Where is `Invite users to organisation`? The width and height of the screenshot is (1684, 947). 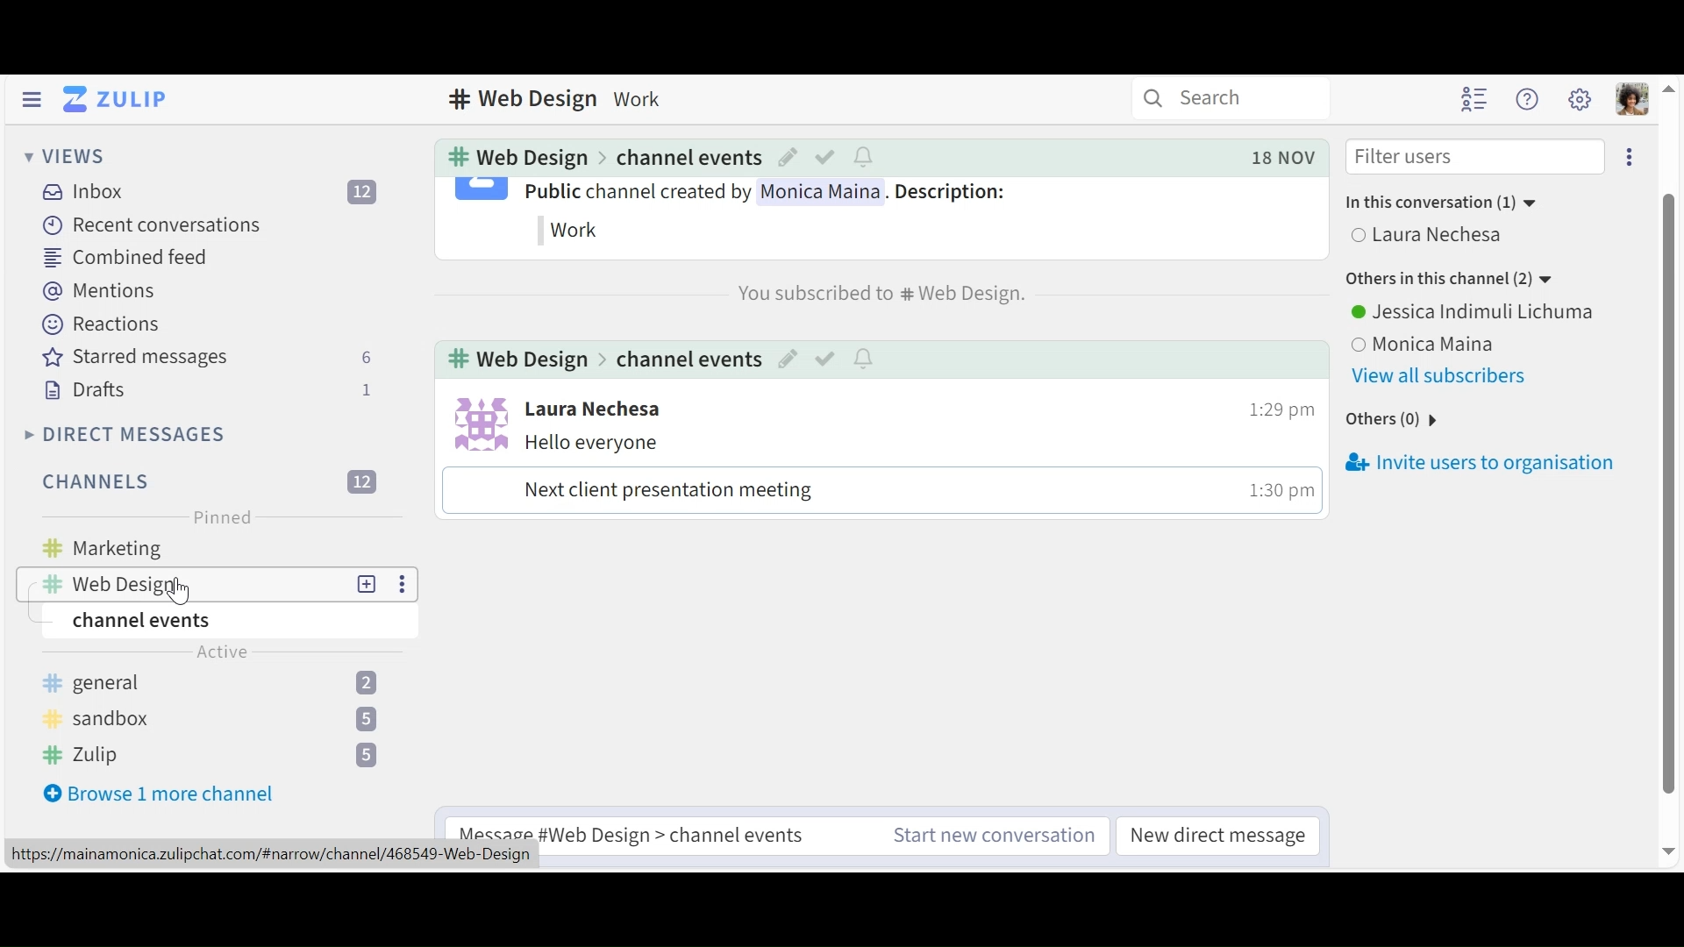
Invite users to organisation is located at coordinates (1478, 464).